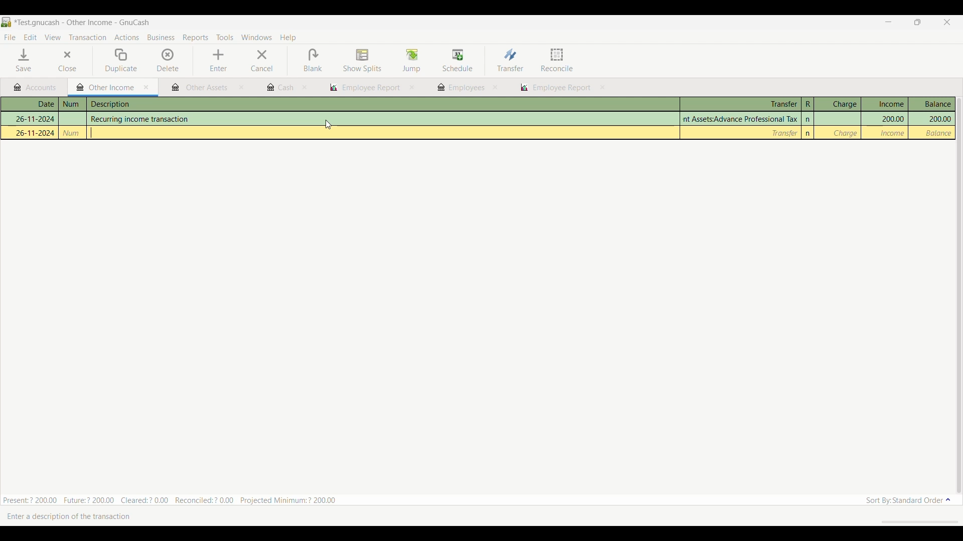 The width and height of the screenshot is (963, 541). I want to click on Business menu, so click(161, 38).